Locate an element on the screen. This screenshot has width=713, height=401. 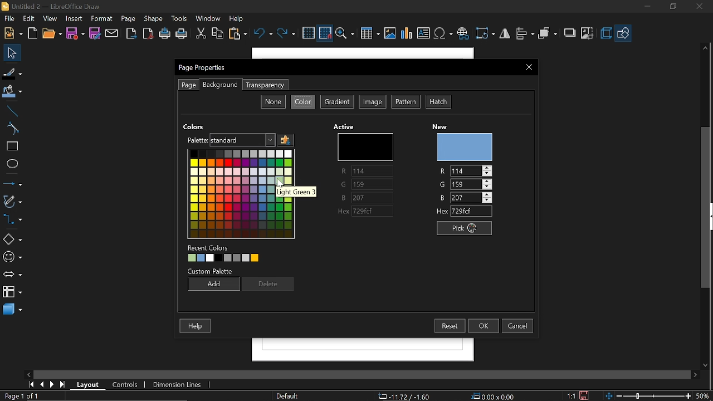
Delete is located at coordinates (268, 285).